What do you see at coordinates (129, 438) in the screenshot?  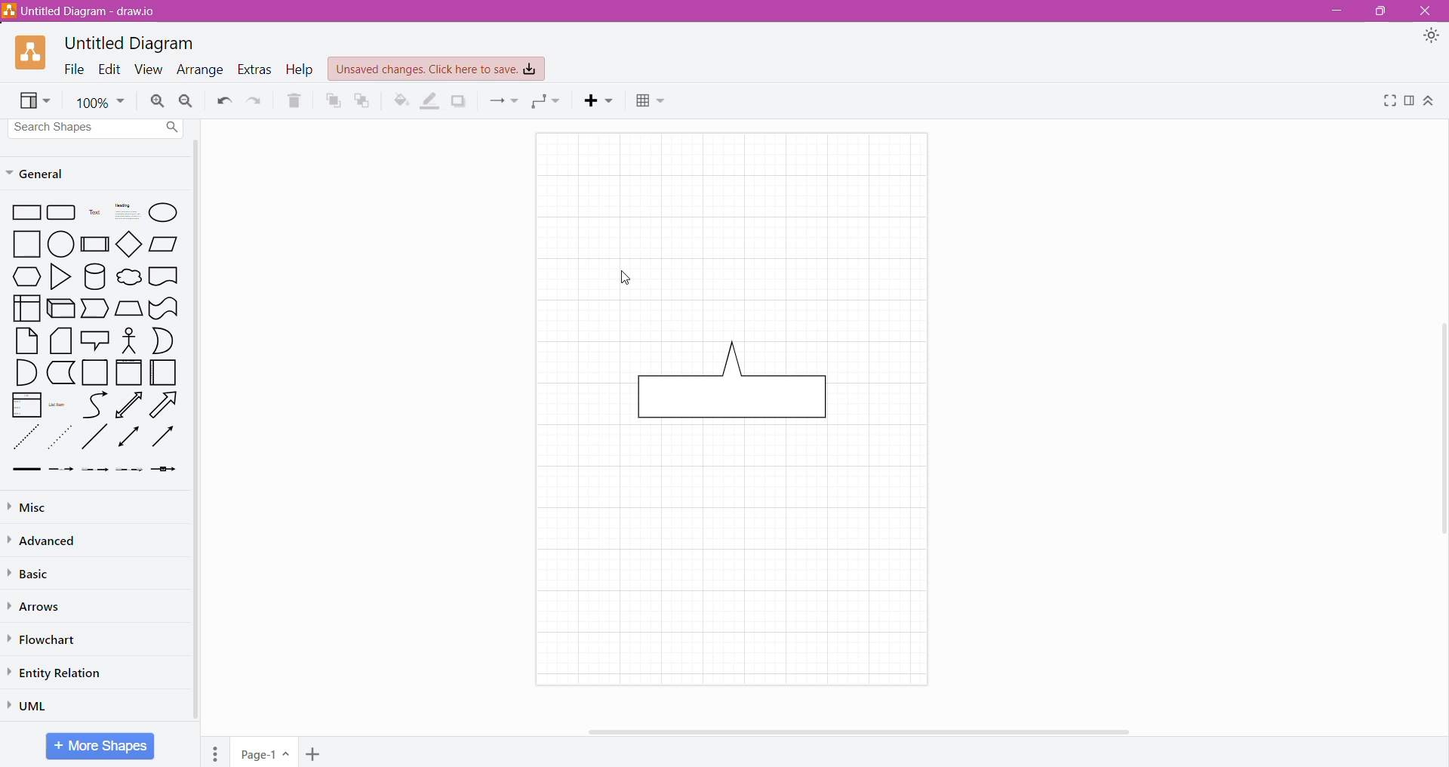 I see `Double Arrow ` at bounding box center [129, 438].